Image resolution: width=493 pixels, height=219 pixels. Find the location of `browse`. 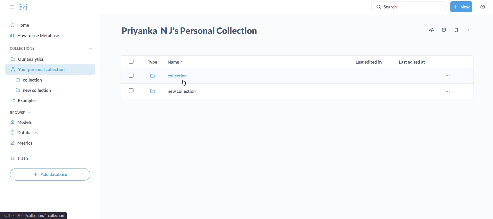

browse is located at coordinates (20, 112).